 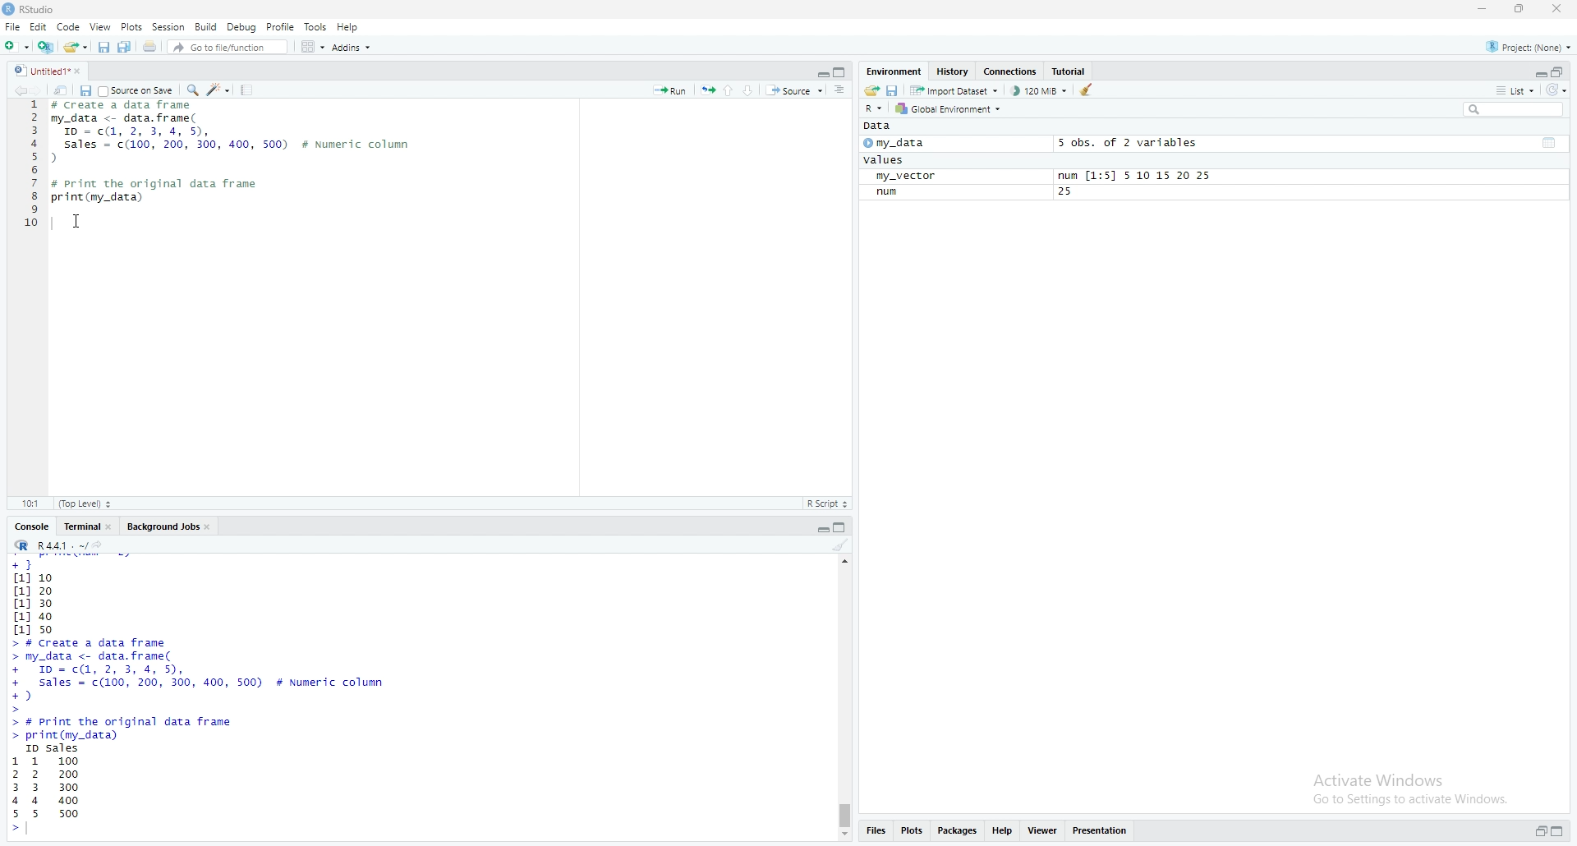 I want to click on go to previous section/chunk, so click(x=731, y=90).